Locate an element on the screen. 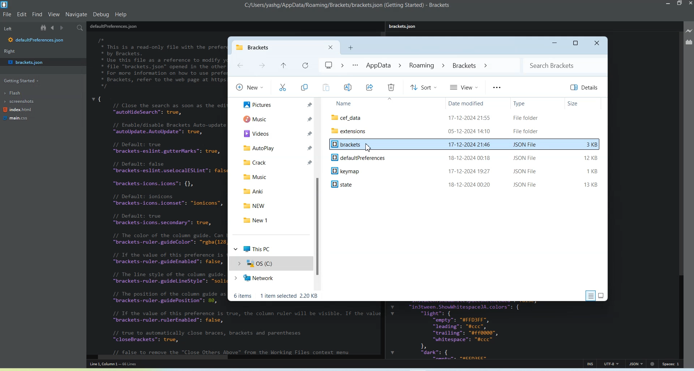 The height and width of the screenshot is (371, 694). New is located at coordinates (249, 87).